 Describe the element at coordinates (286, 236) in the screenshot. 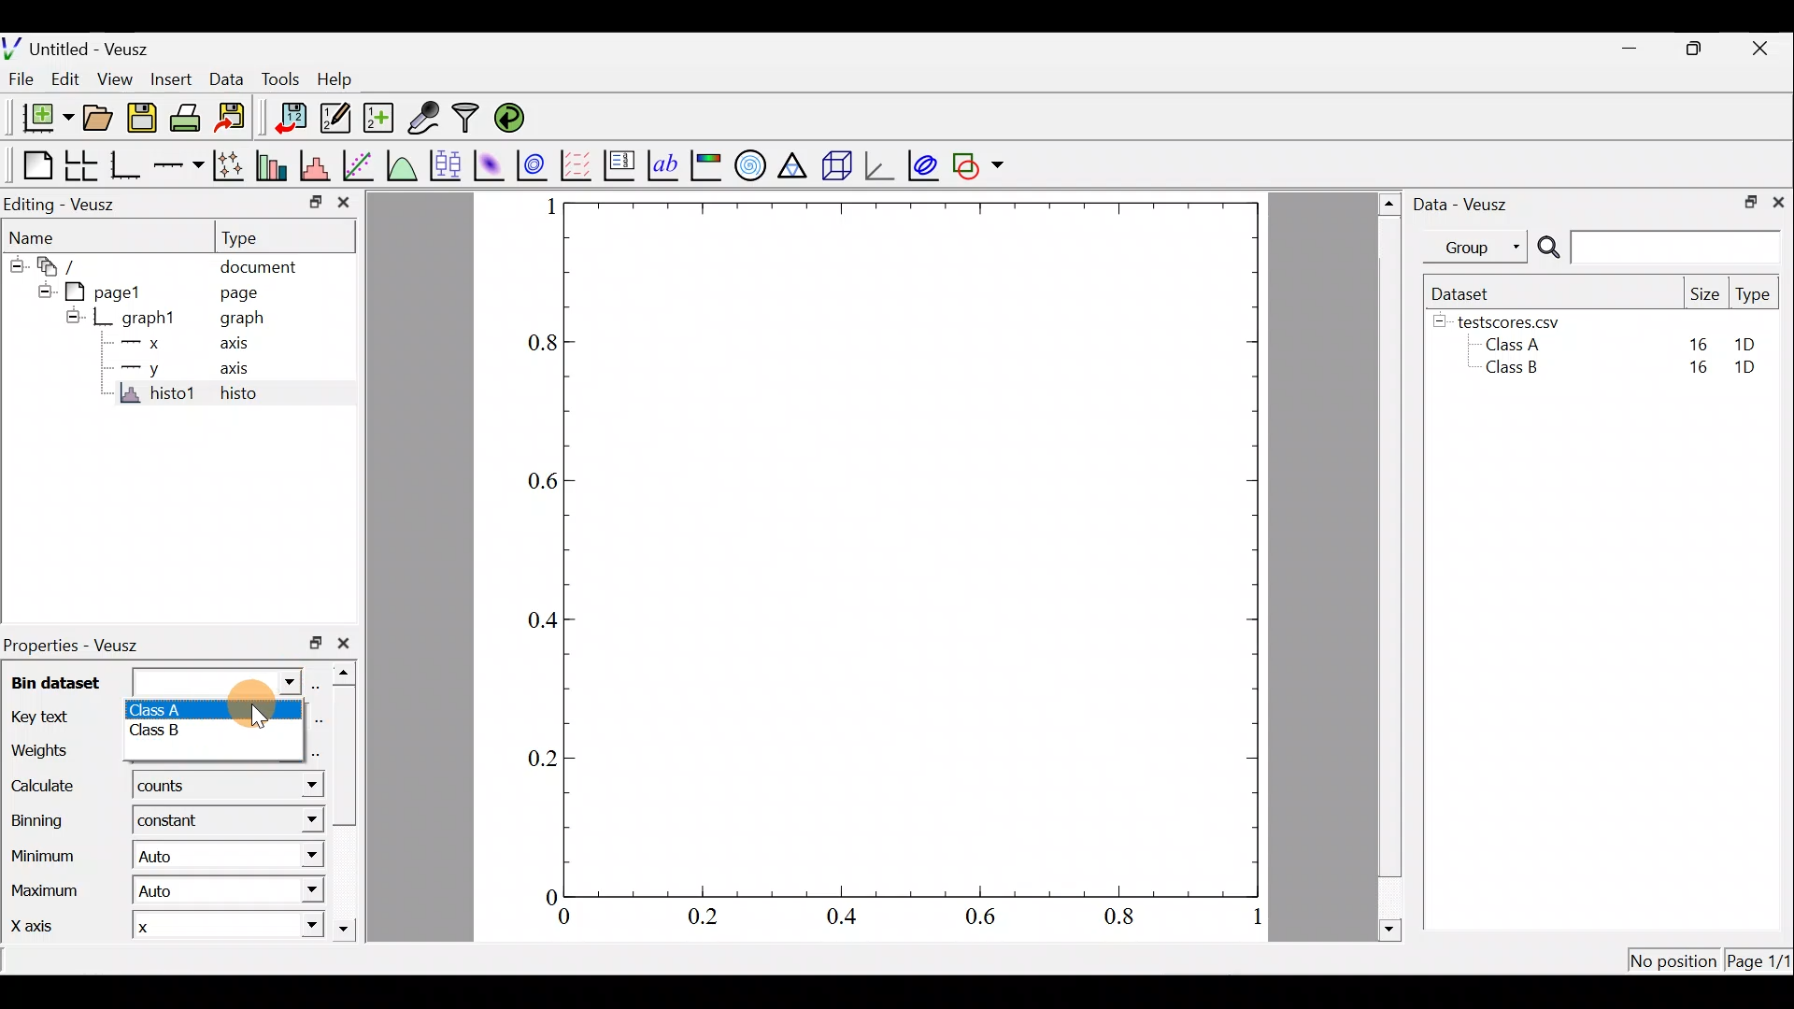

I see `Type` at that location.